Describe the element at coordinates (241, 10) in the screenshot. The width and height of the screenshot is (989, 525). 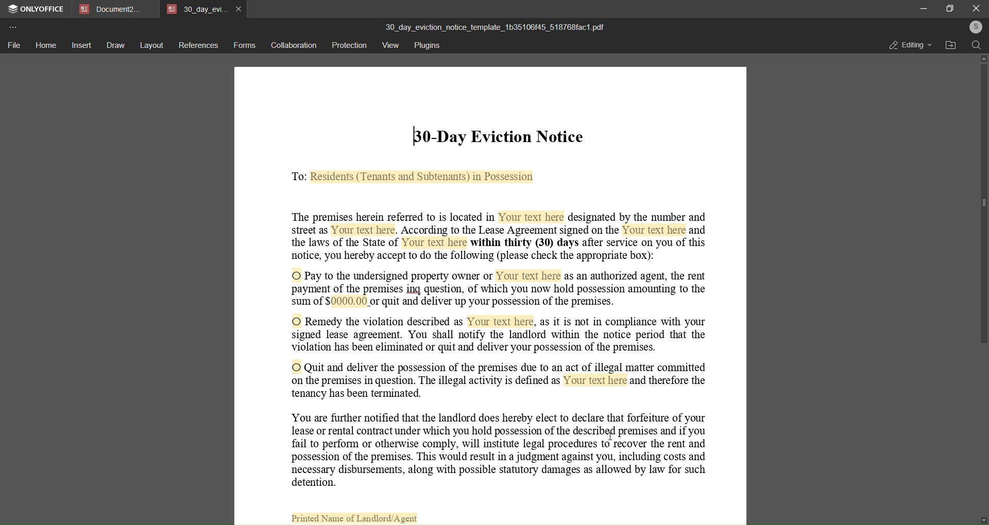
I see `close tab` at that location.